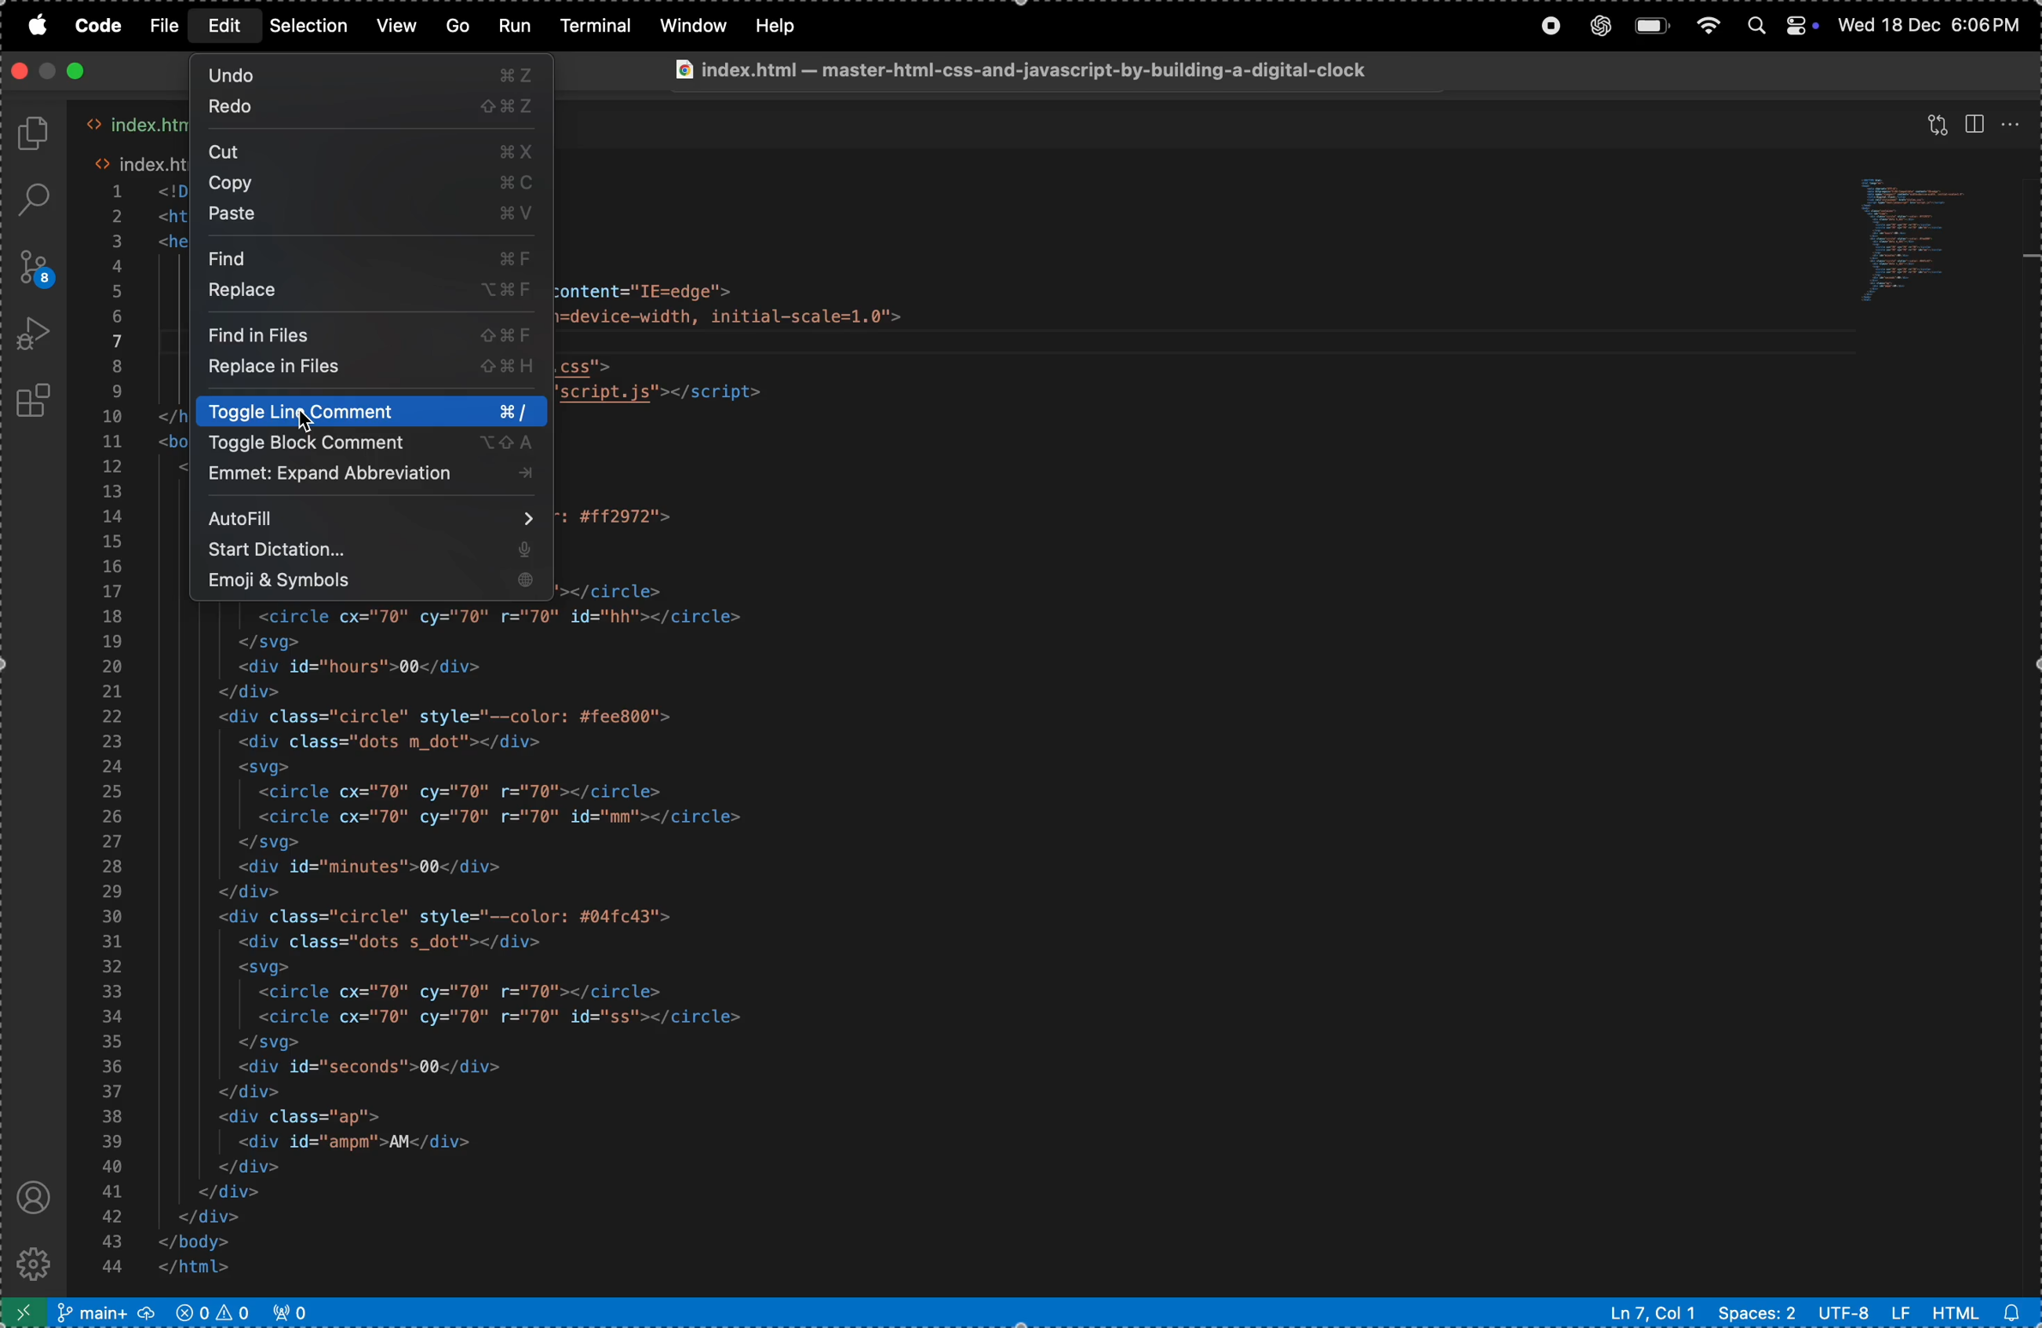  What do you see at coordinates (515, 25) in the screenshot?
I see `run` at bounding box center [515, 25].